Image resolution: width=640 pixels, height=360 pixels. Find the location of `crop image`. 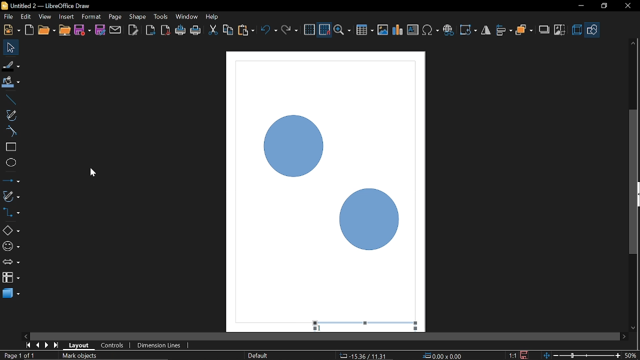

crop image is located at coordinates (560, 30).